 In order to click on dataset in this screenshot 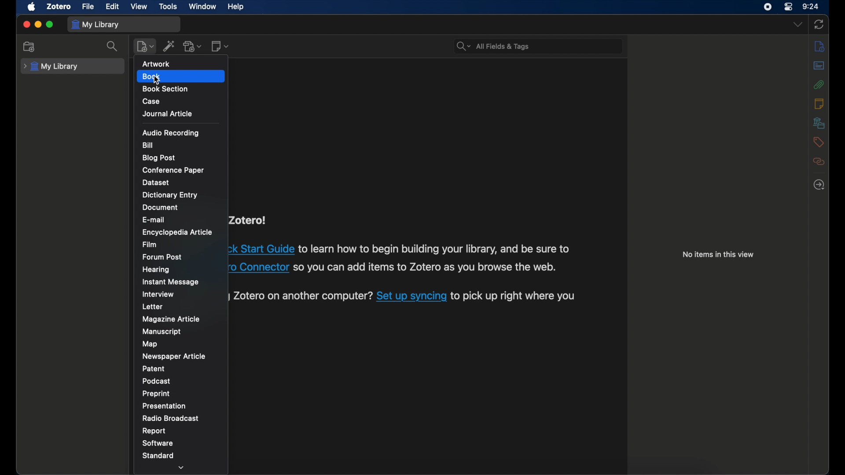, I will do `click(156, 182)`.